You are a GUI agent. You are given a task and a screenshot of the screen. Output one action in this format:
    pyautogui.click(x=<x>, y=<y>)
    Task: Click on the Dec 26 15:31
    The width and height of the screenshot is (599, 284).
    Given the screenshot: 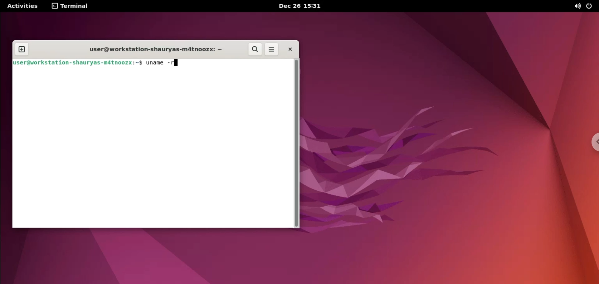 What is the action you would take?
    pyautogui.click(x=299, y=6)
    